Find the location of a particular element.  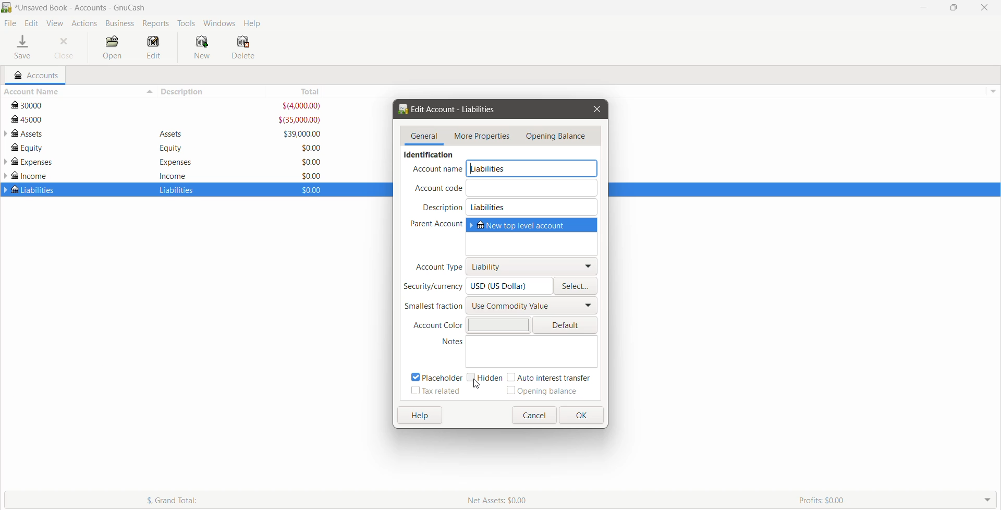

Close is located at coordinates (983, 7).